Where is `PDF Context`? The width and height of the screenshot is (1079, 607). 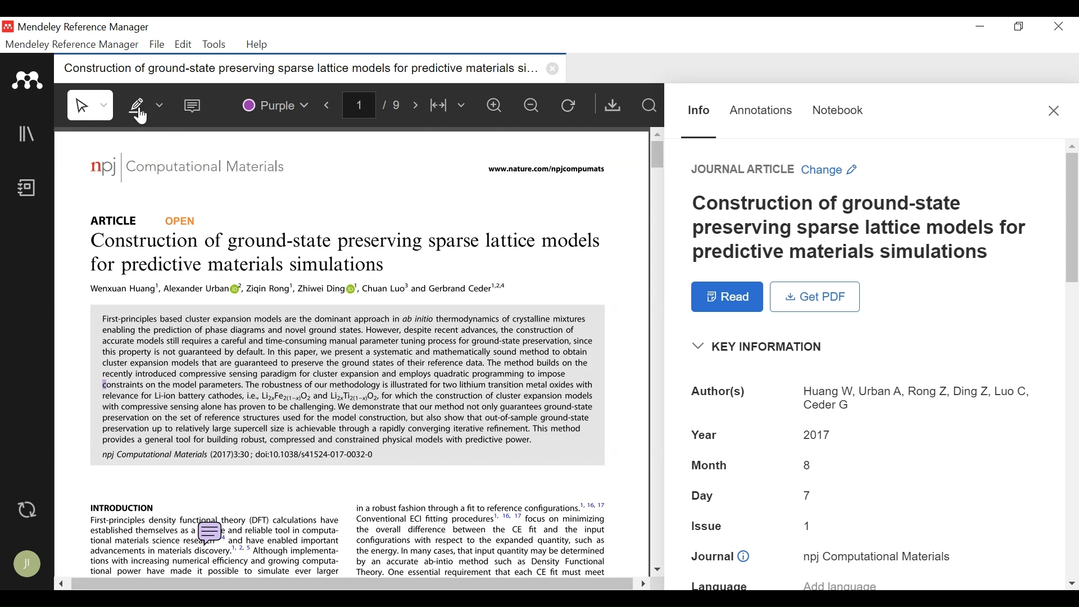 PDF Context is located at coordinates (482, 538).